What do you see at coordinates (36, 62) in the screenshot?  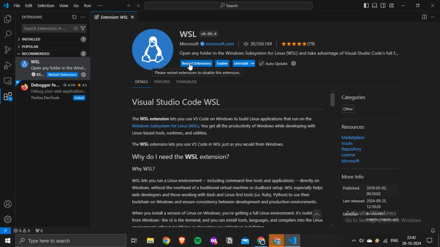 I see `WSL` at bounding box center [36, 62].